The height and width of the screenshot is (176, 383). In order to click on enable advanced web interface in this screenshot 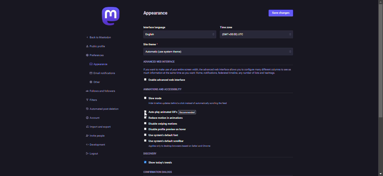, I will do `click(170, 80)`.